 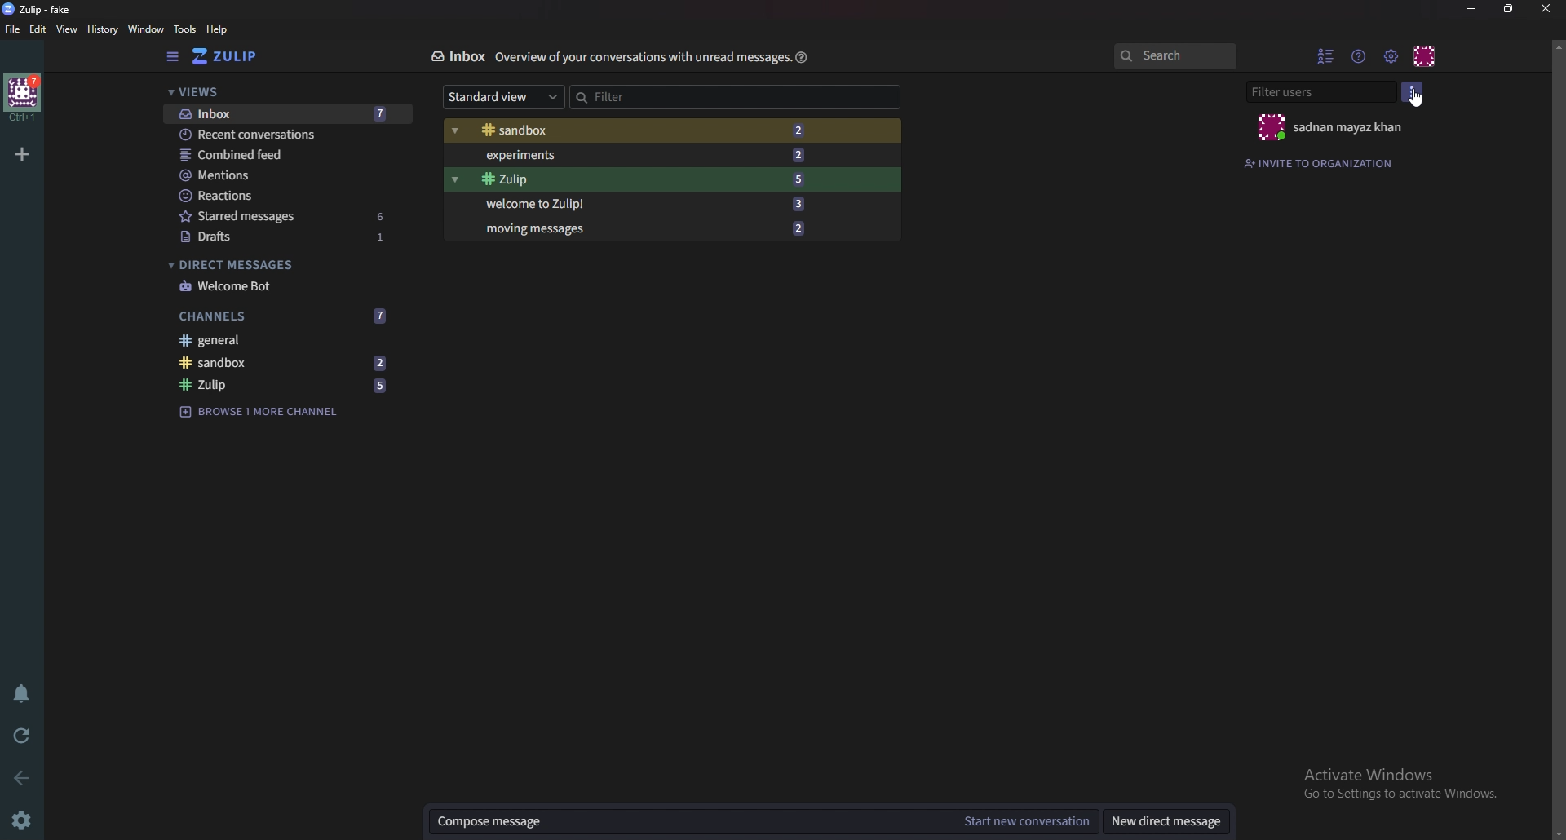 What do you see at coordinates (453, 56) in the screenshot?
I see `Inbox` at bounding box center [453, 56].